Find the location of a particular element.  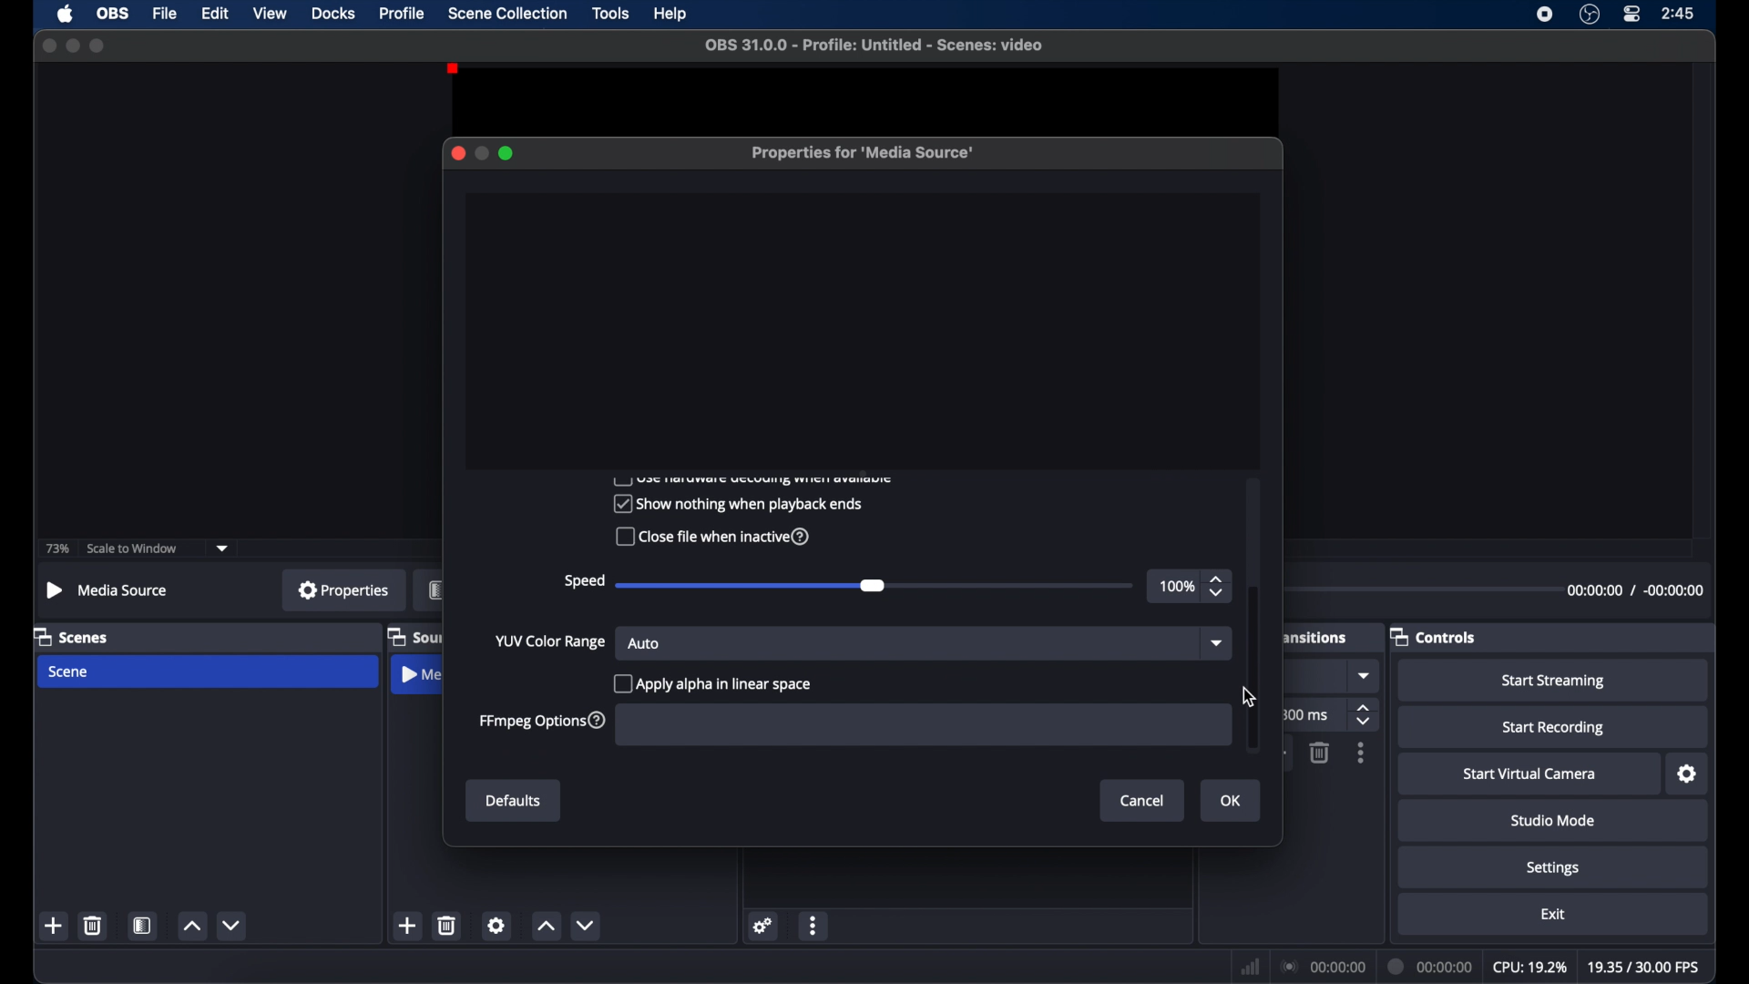

studio mode is located at coordinates (1553, 820).